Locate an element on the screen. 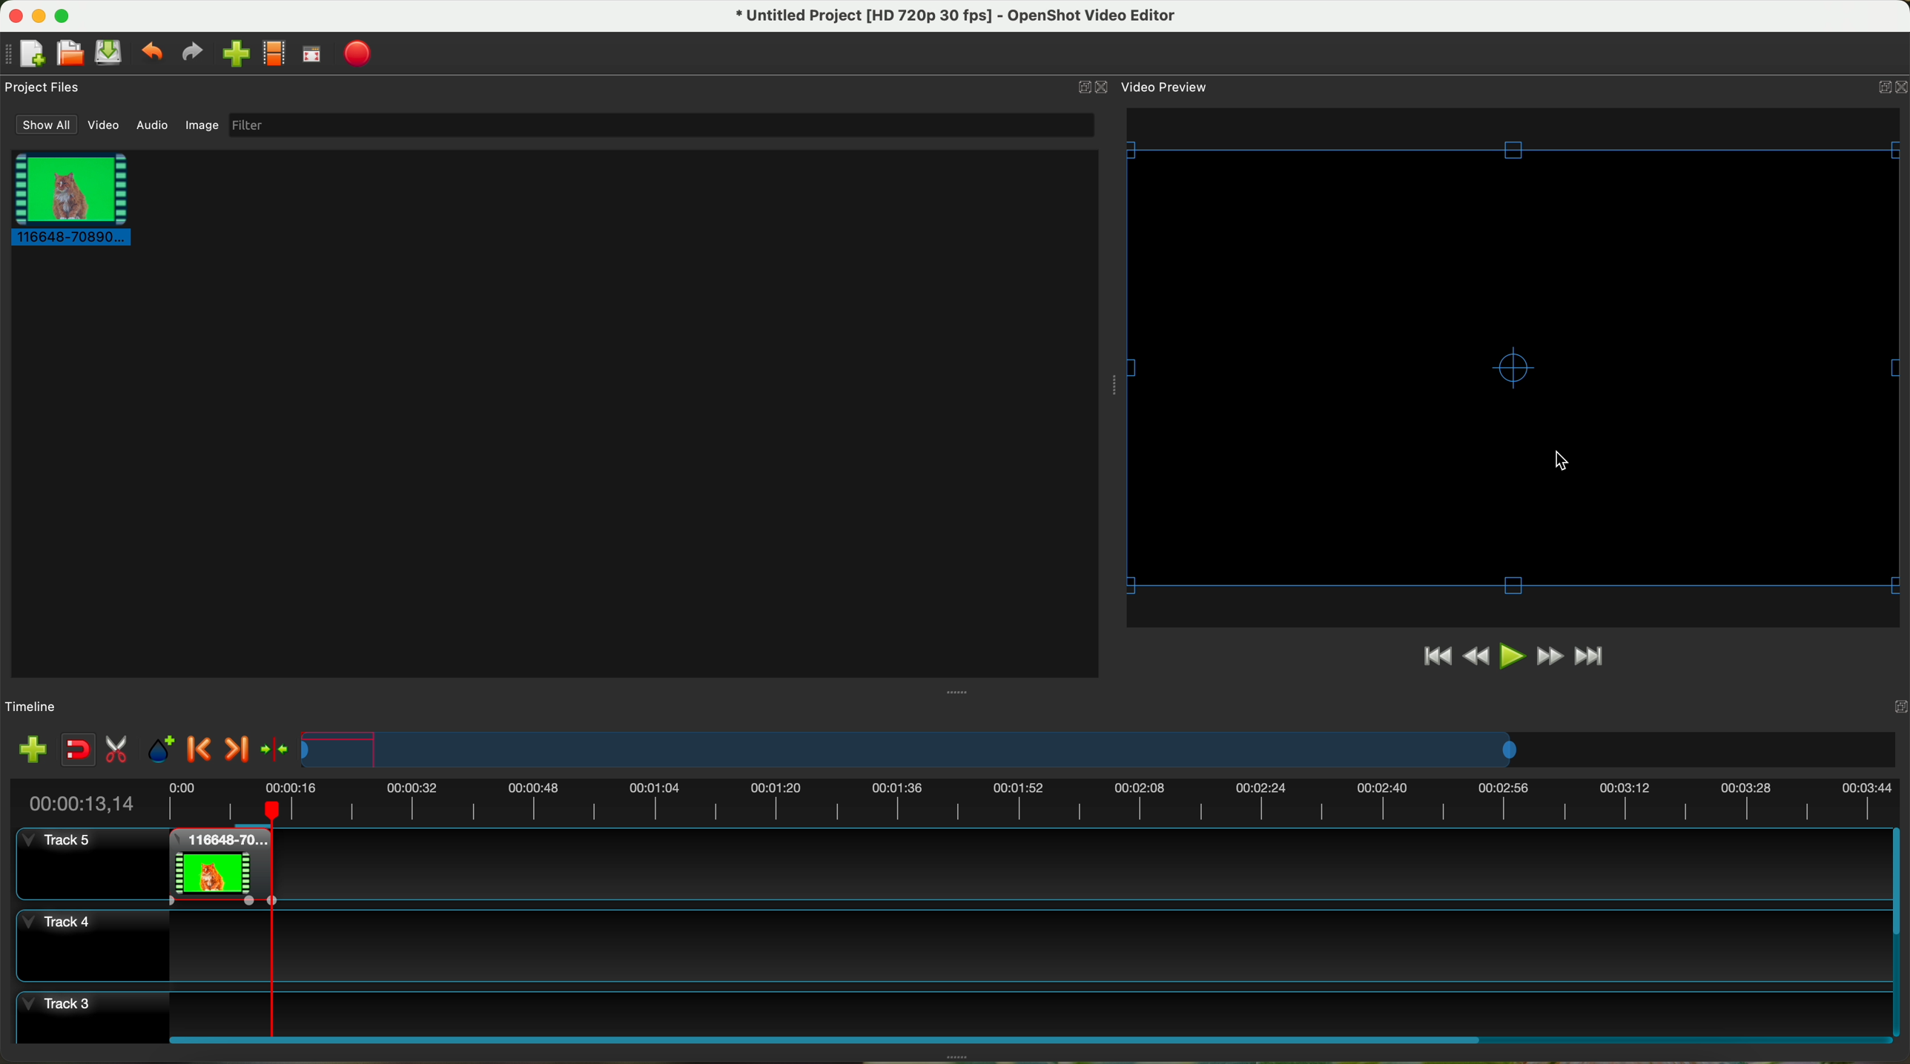 The width and height of the screenshot is (1910, 1064). image is located at coordinates (202, 127).